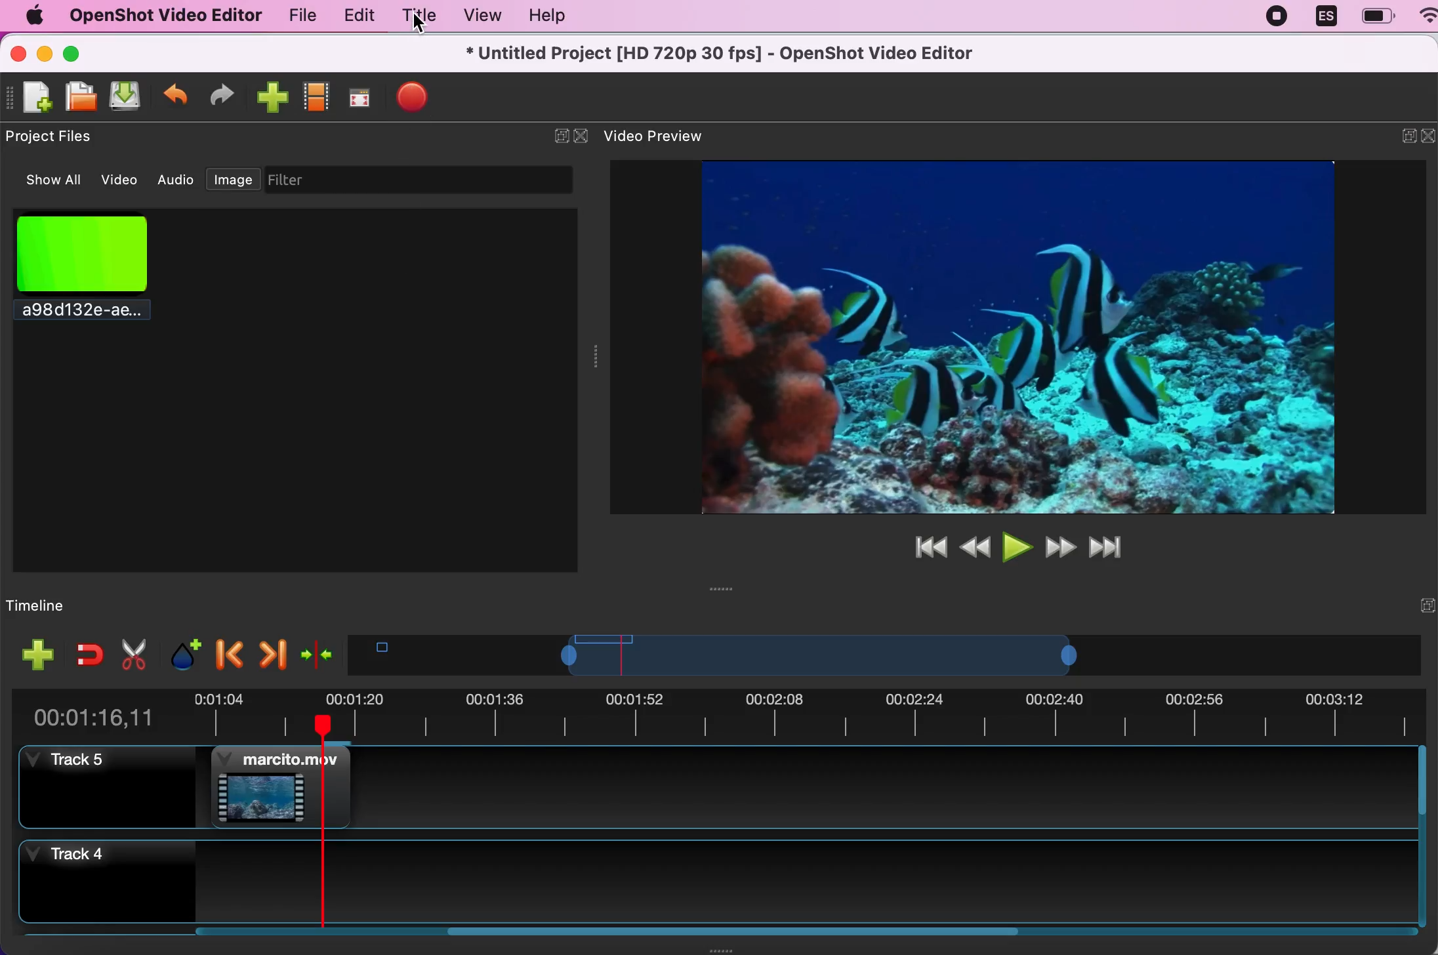  What do you see at coordinates (316, 652) in the screenshot?
I see `center the timeline` at bounding box center [316, 652].